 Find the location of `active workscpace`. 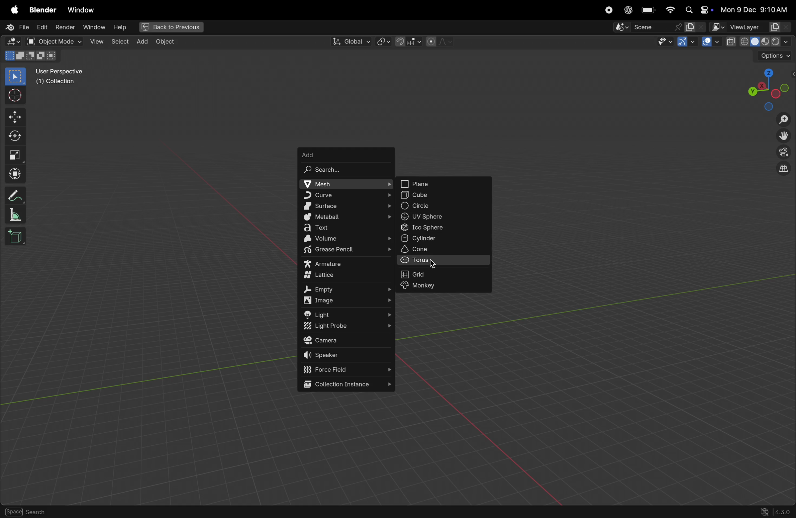

active workscpace is located at coordinates (718, 26).